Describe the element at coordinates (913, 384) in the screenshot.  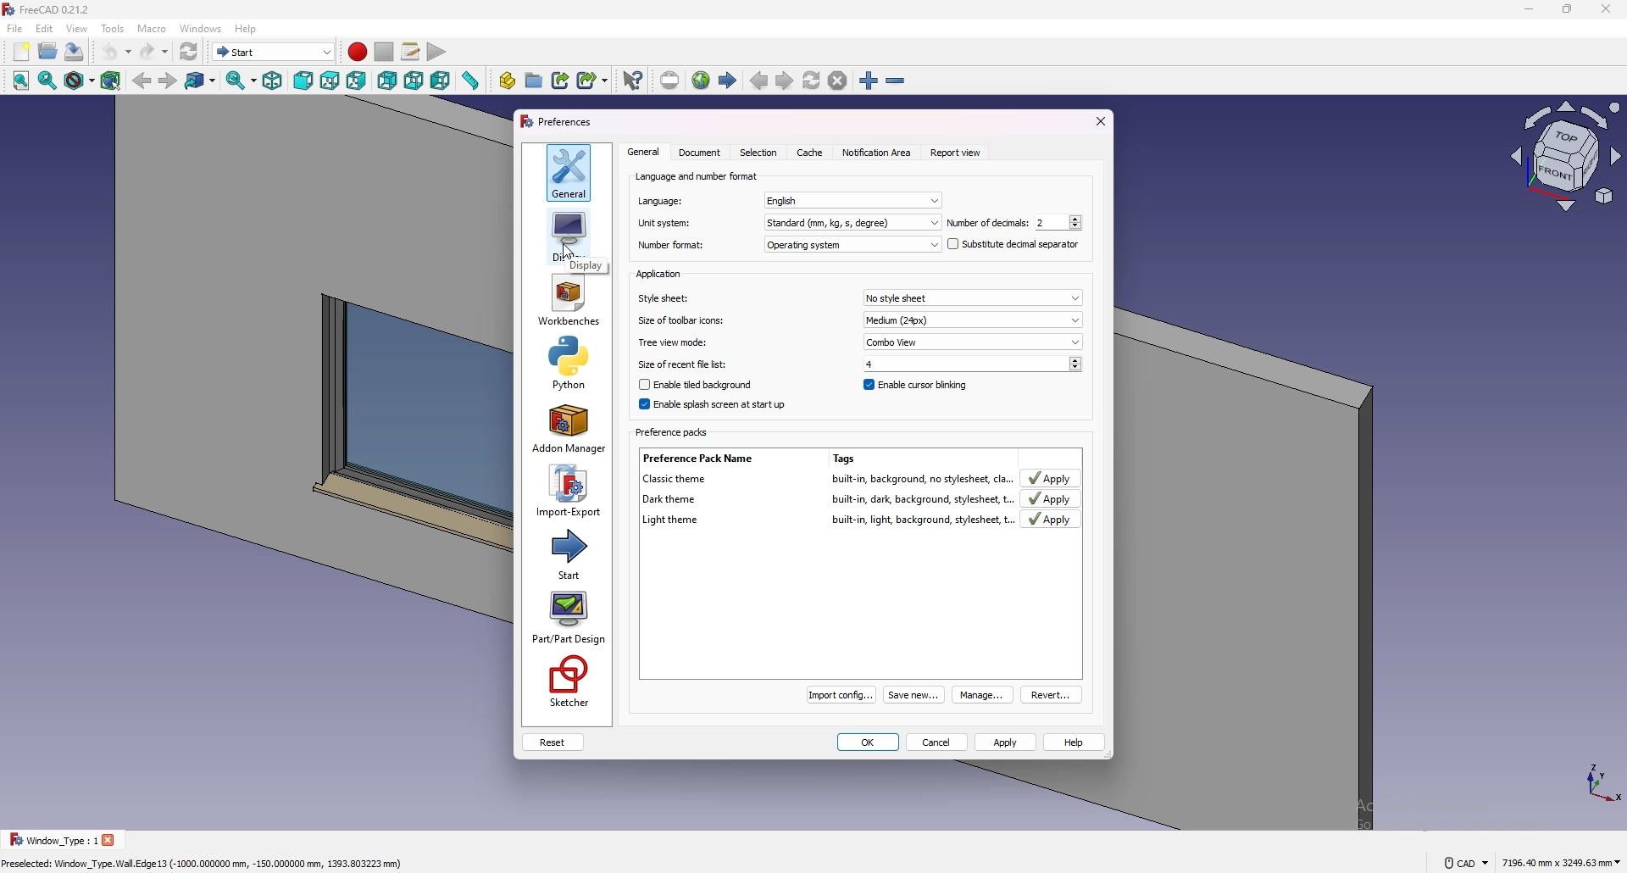
I see `enable cursor blinking` at that location.